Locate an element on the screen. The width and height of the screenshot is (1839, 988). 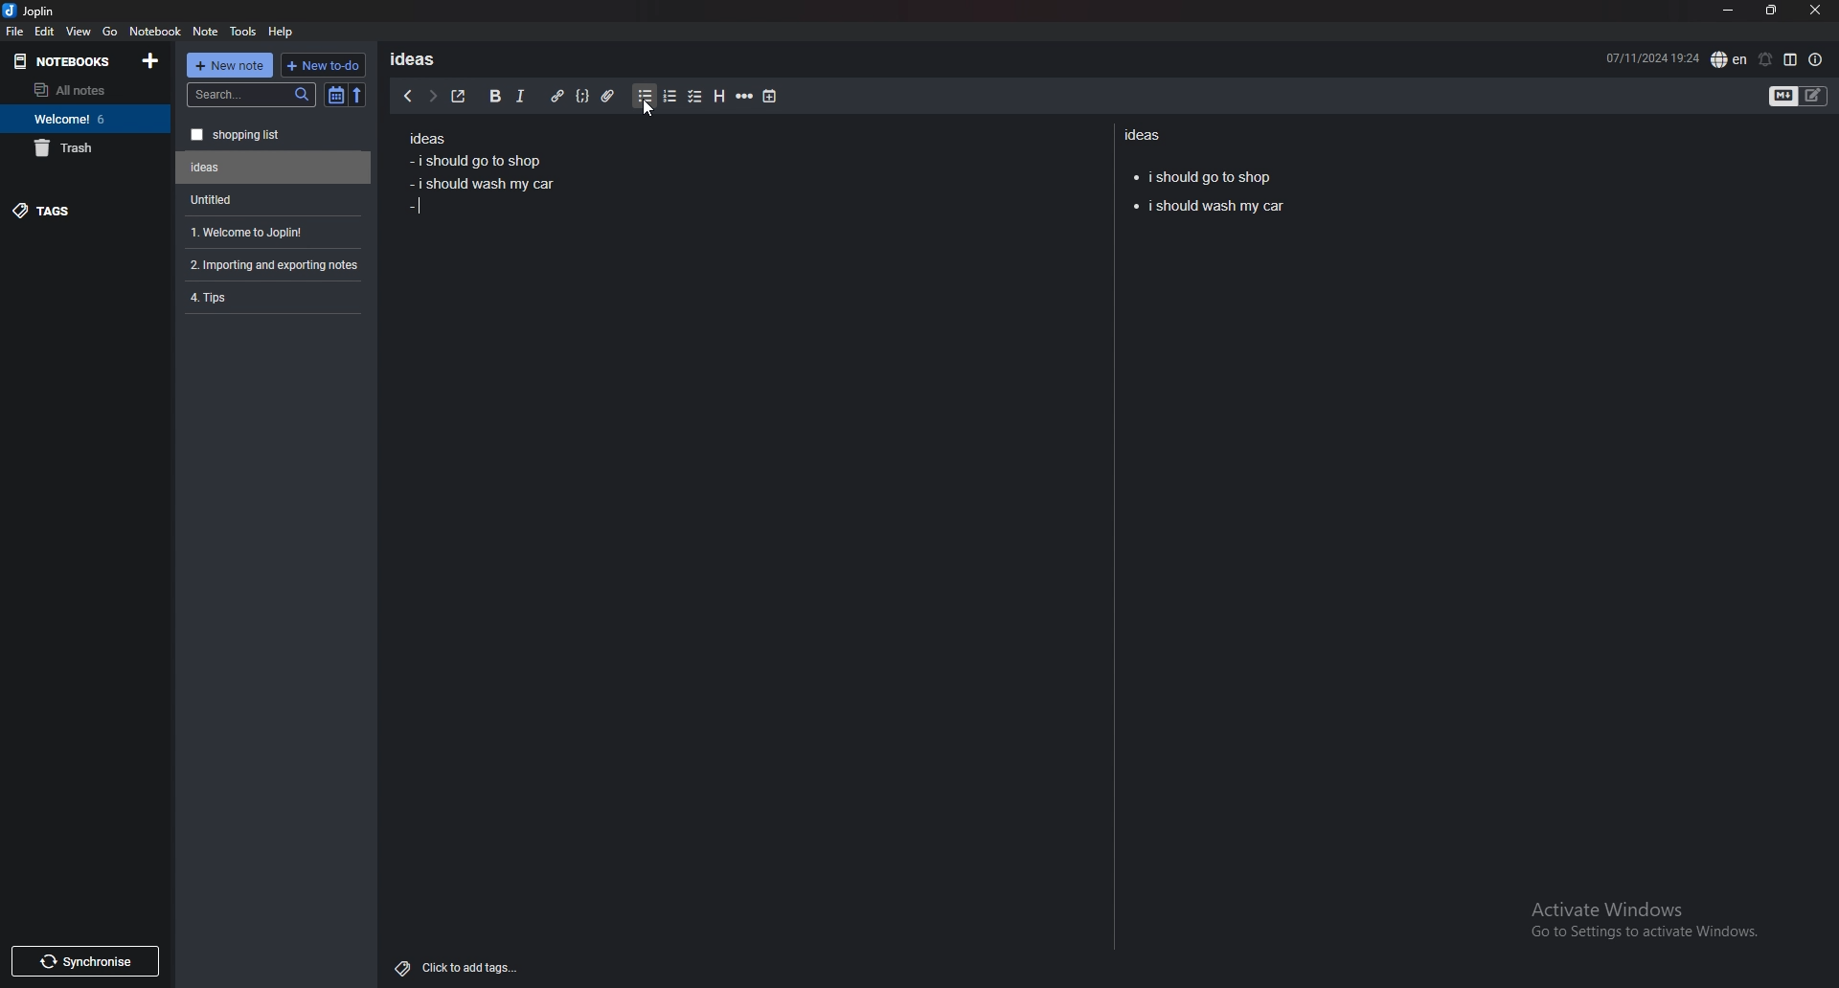
next is located at coordinates (432, 96).